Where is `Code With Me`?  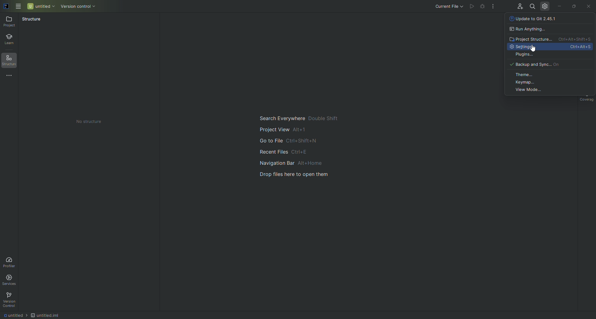
Code With Me is located at coordinates (519, 5).